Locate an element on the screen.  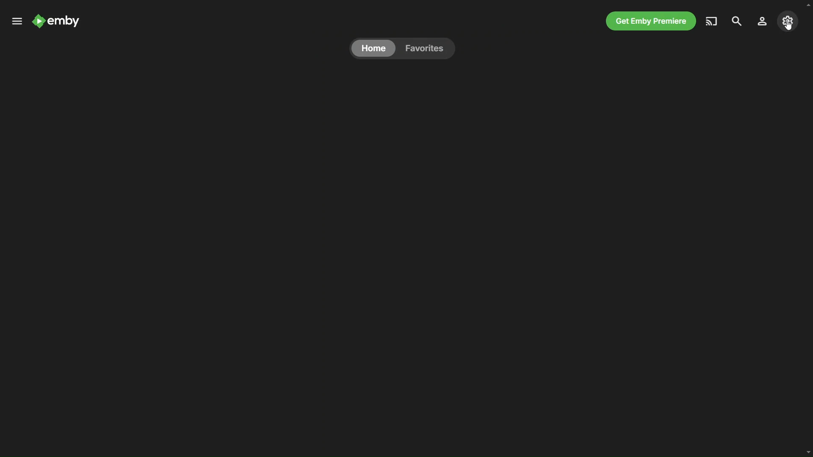
cursor is located at coordinates (790, 25).